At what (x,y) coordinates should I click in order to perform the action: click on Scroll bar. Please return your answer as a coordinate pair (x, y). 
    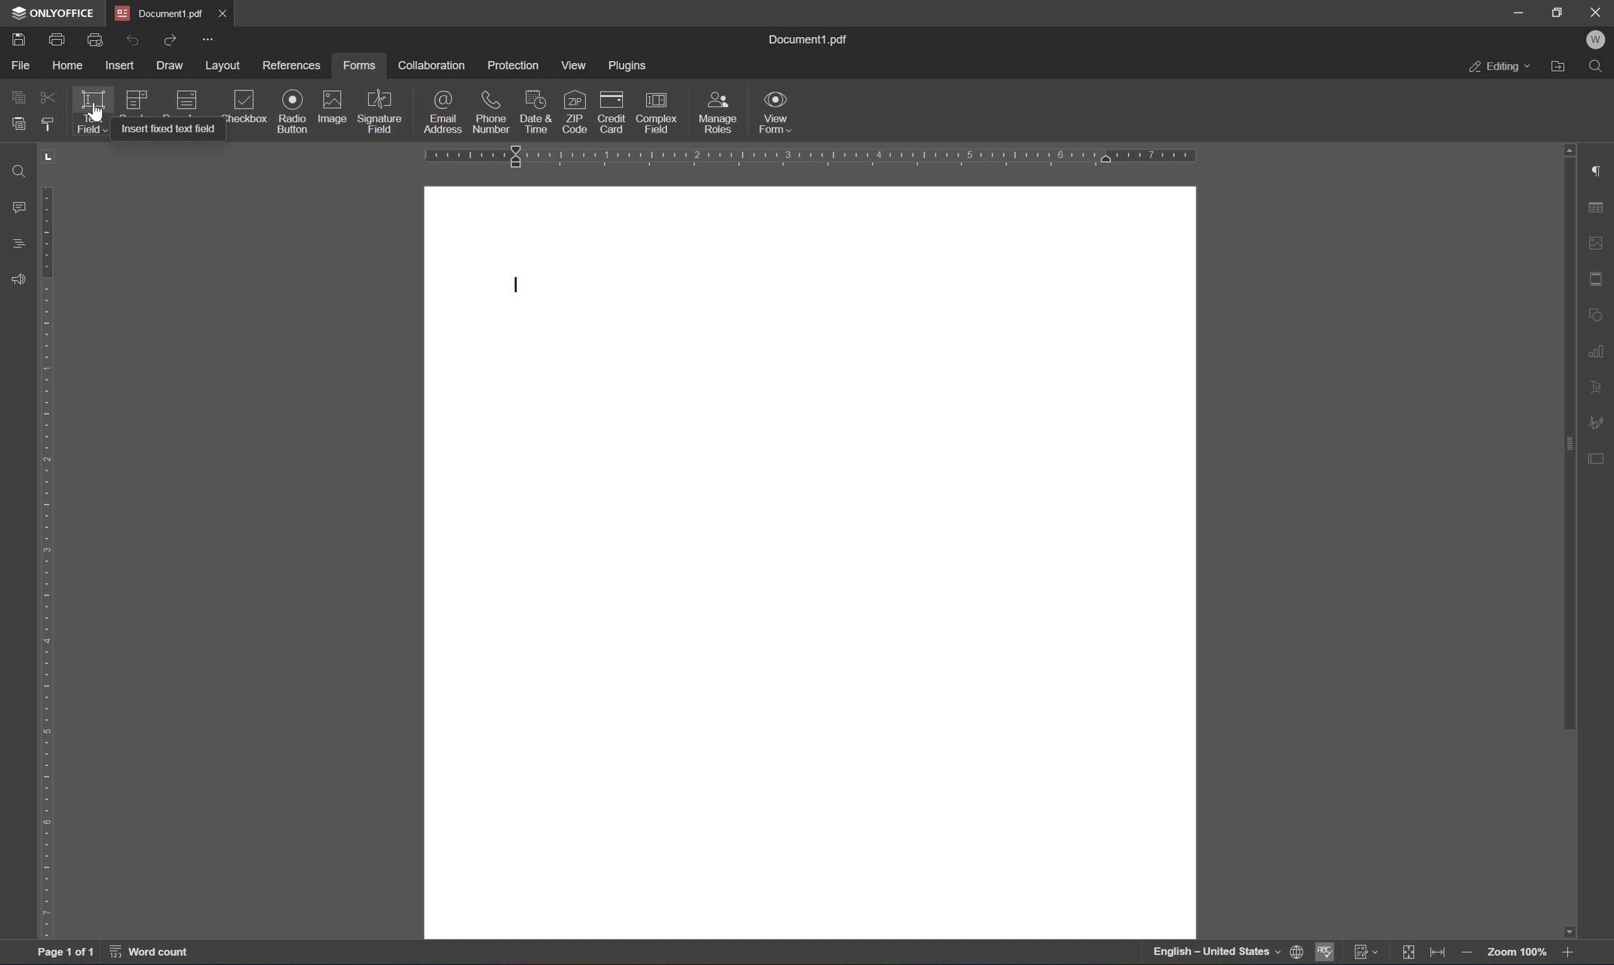
    Looking at the image, I should click on (1566, 438).